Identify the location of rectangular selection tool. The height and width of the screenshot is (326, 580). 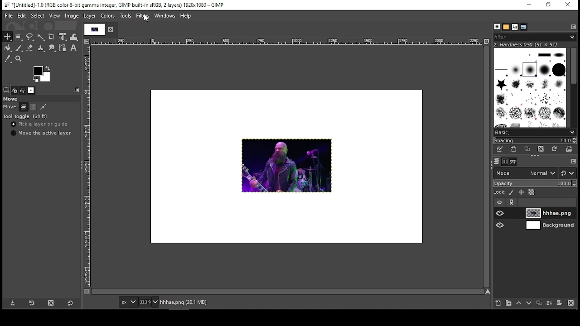
(18, 36).